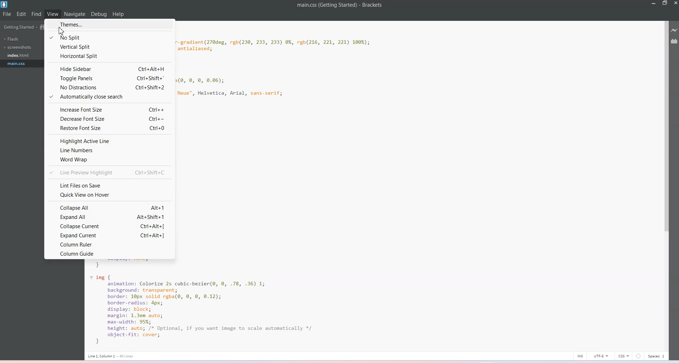  What do you see at coordinates (110, 159) in the screenshot?
I see `Word wrap` at bounding box center [110, 159].